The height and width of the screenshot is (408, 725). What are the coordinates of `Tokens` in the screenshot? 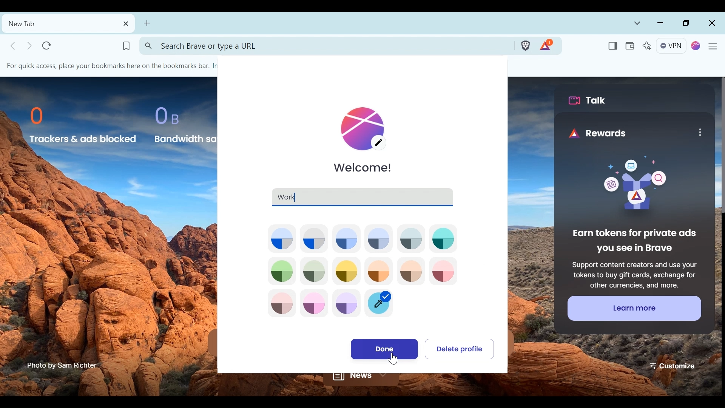 It's located at (547, 45).